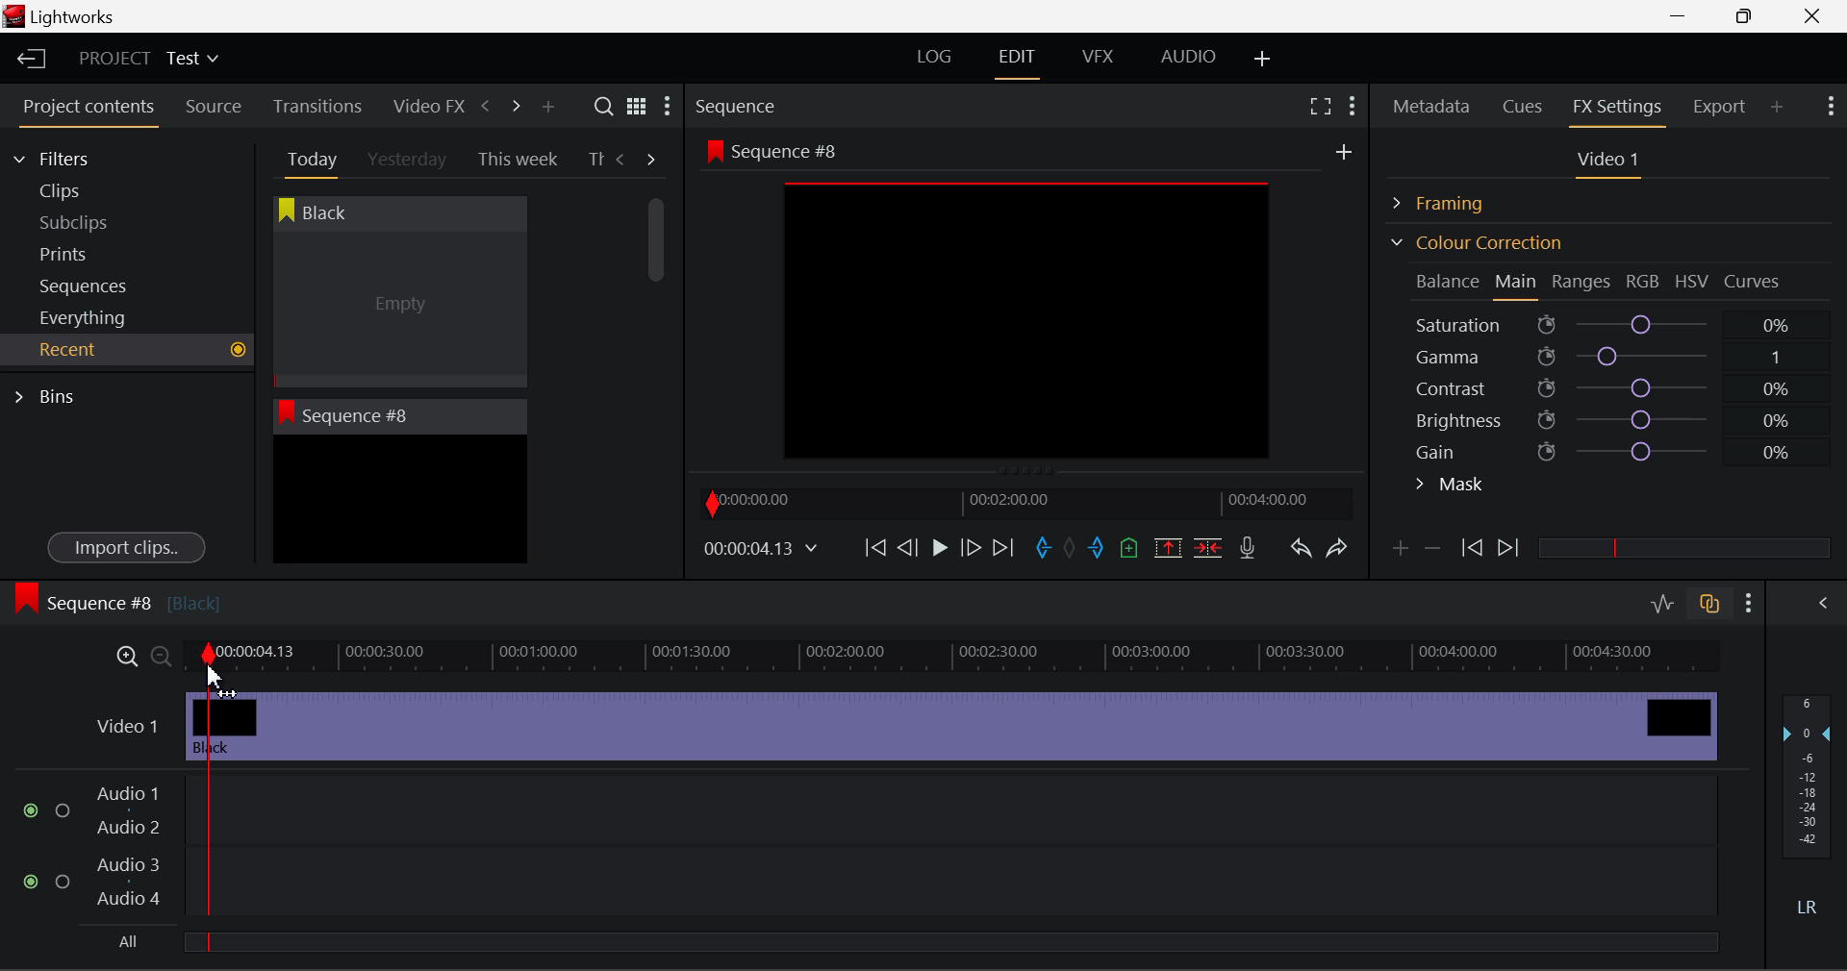 The height and width of the screenshot is (971, 1847). I want to click on Toggle audio track sync, so click(1710, 602).